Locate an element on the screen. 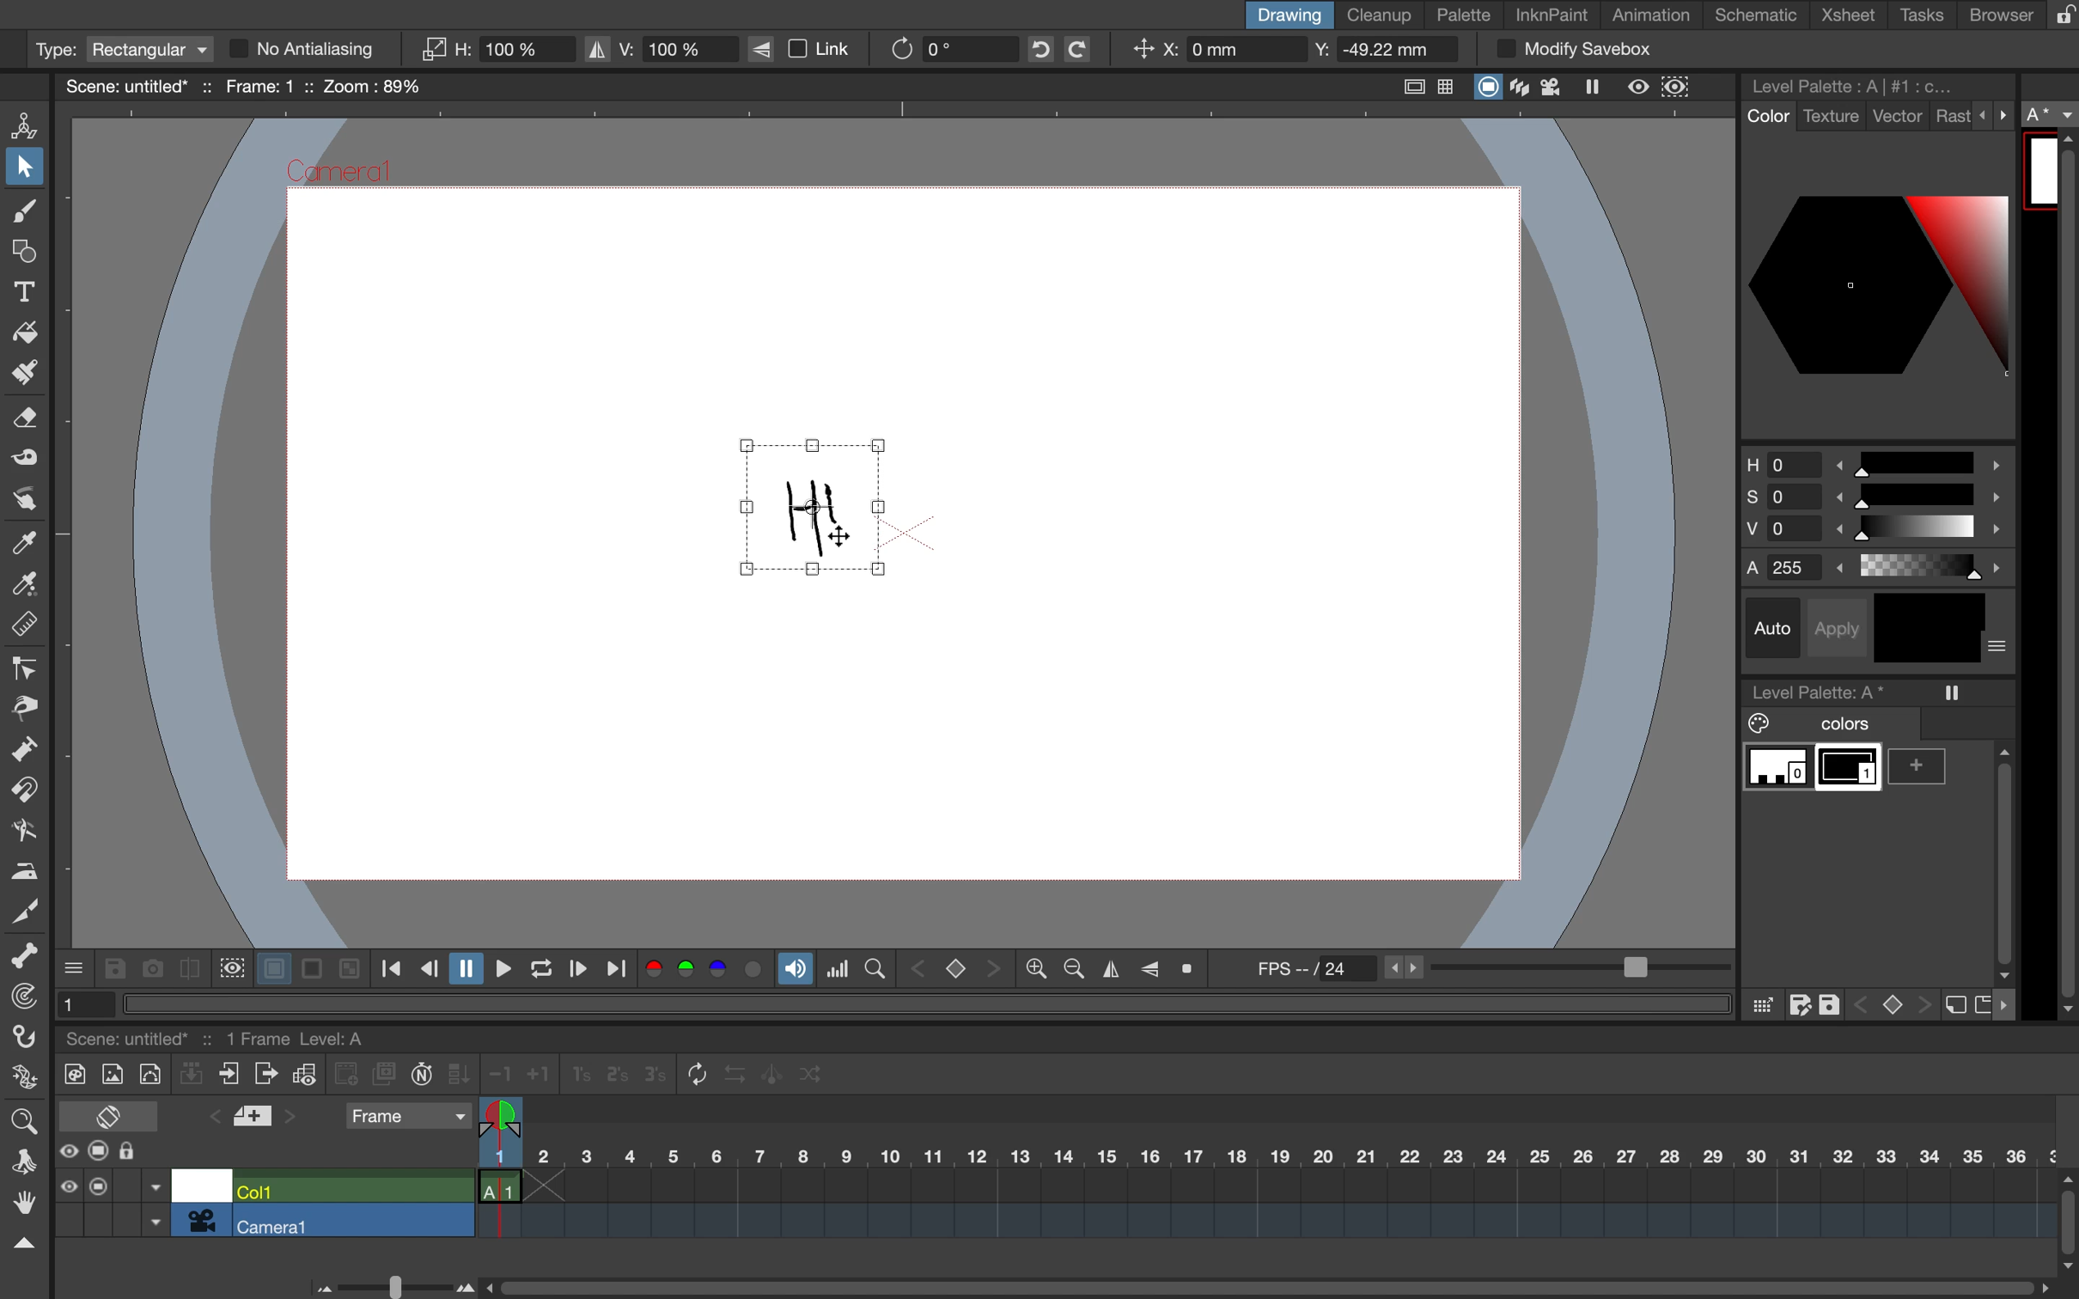  switch between keys is located at coordinates (954, 967).